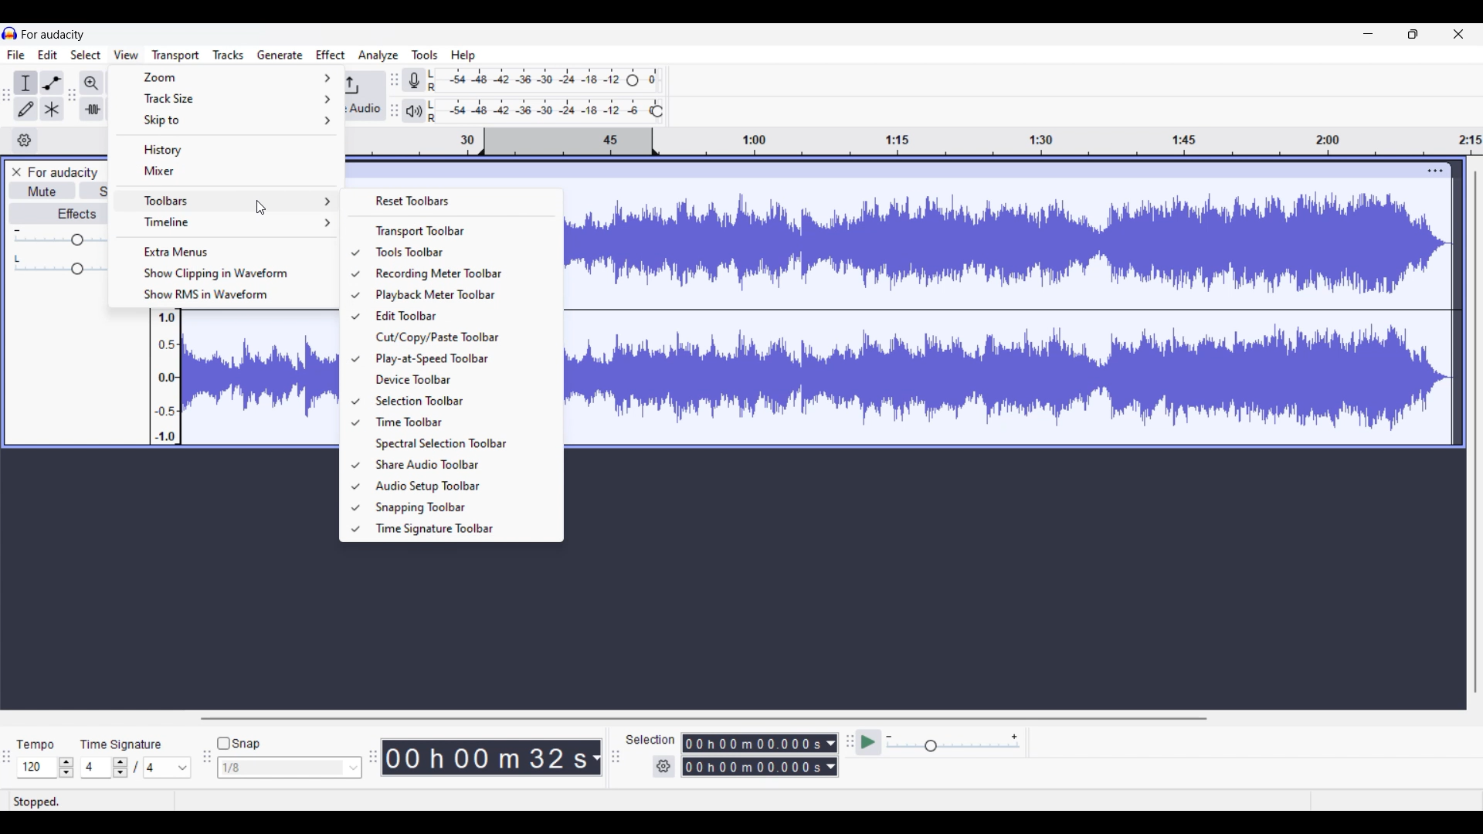 The height and width of the screenshot is (834, 1483). What do you see at coordinates (460, 360) in the screenshot?
I see `Play at speed toolbar` at bounding box center [460, 360].